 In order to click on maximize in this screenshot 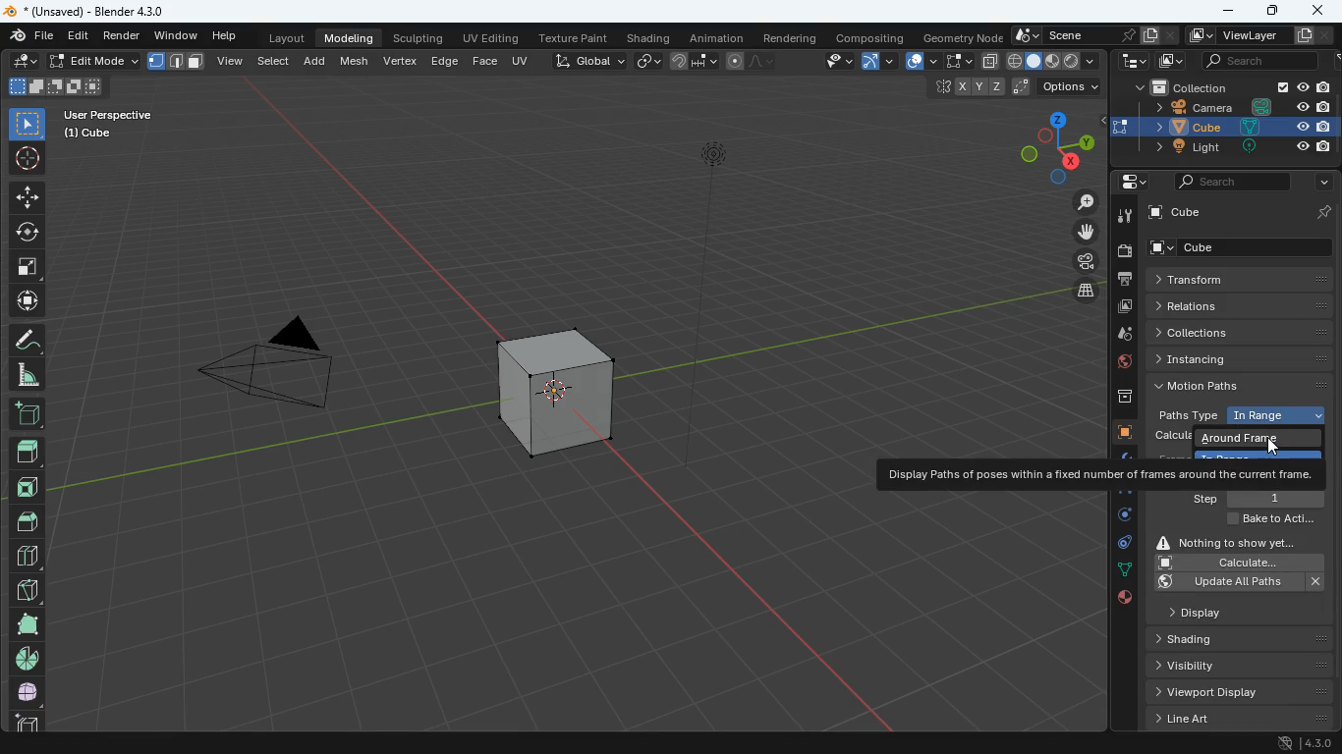, I will do `click(1269, 12)`.